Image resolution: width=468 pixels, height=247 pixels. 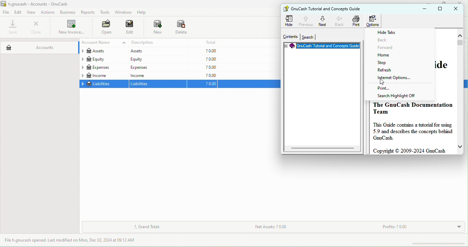 What do you see at coordinates (103, 84) in the screenshot?
I see `liabilities` at bounding box center [103, 84].